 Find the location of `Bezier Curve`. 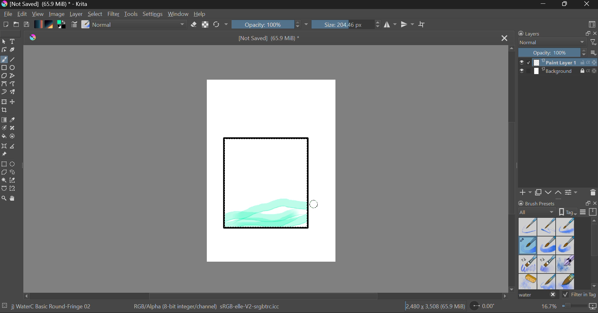

Bezier Curve is located at coordinates (4, 84).